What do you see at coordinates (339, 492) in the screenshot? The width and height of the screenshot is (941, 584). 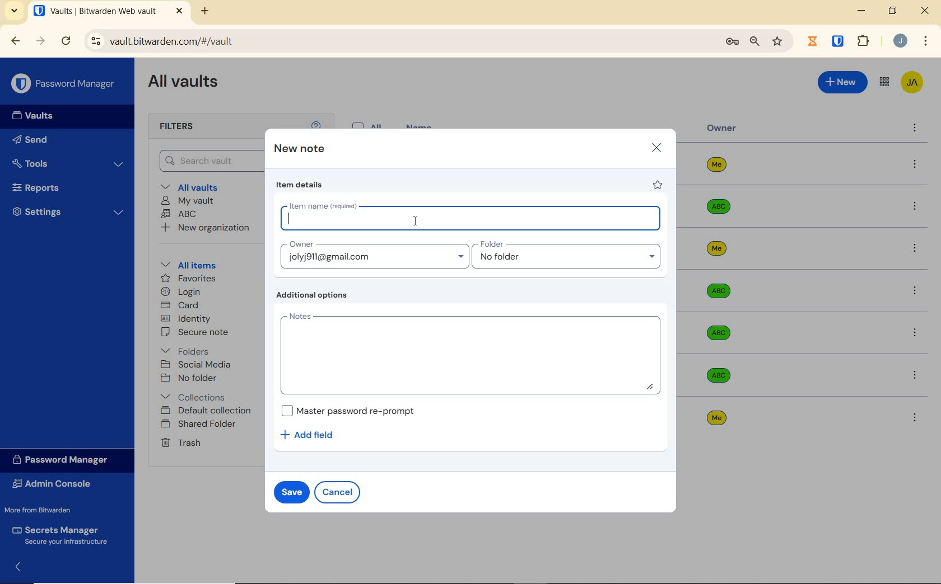 I see `cancel` at bounding box center [339, 492].